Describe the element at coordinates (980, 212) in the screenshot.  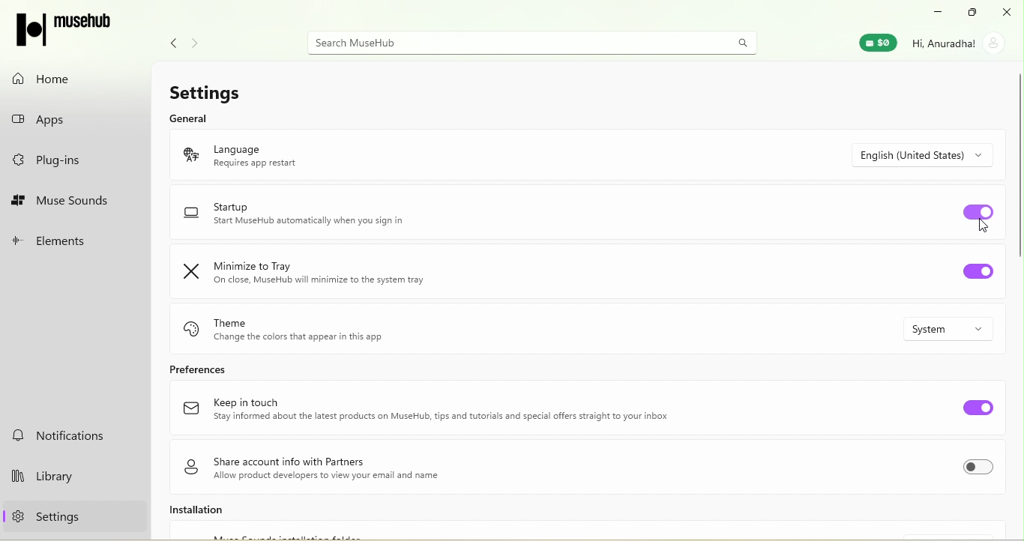
I see `Toggle` at that location.